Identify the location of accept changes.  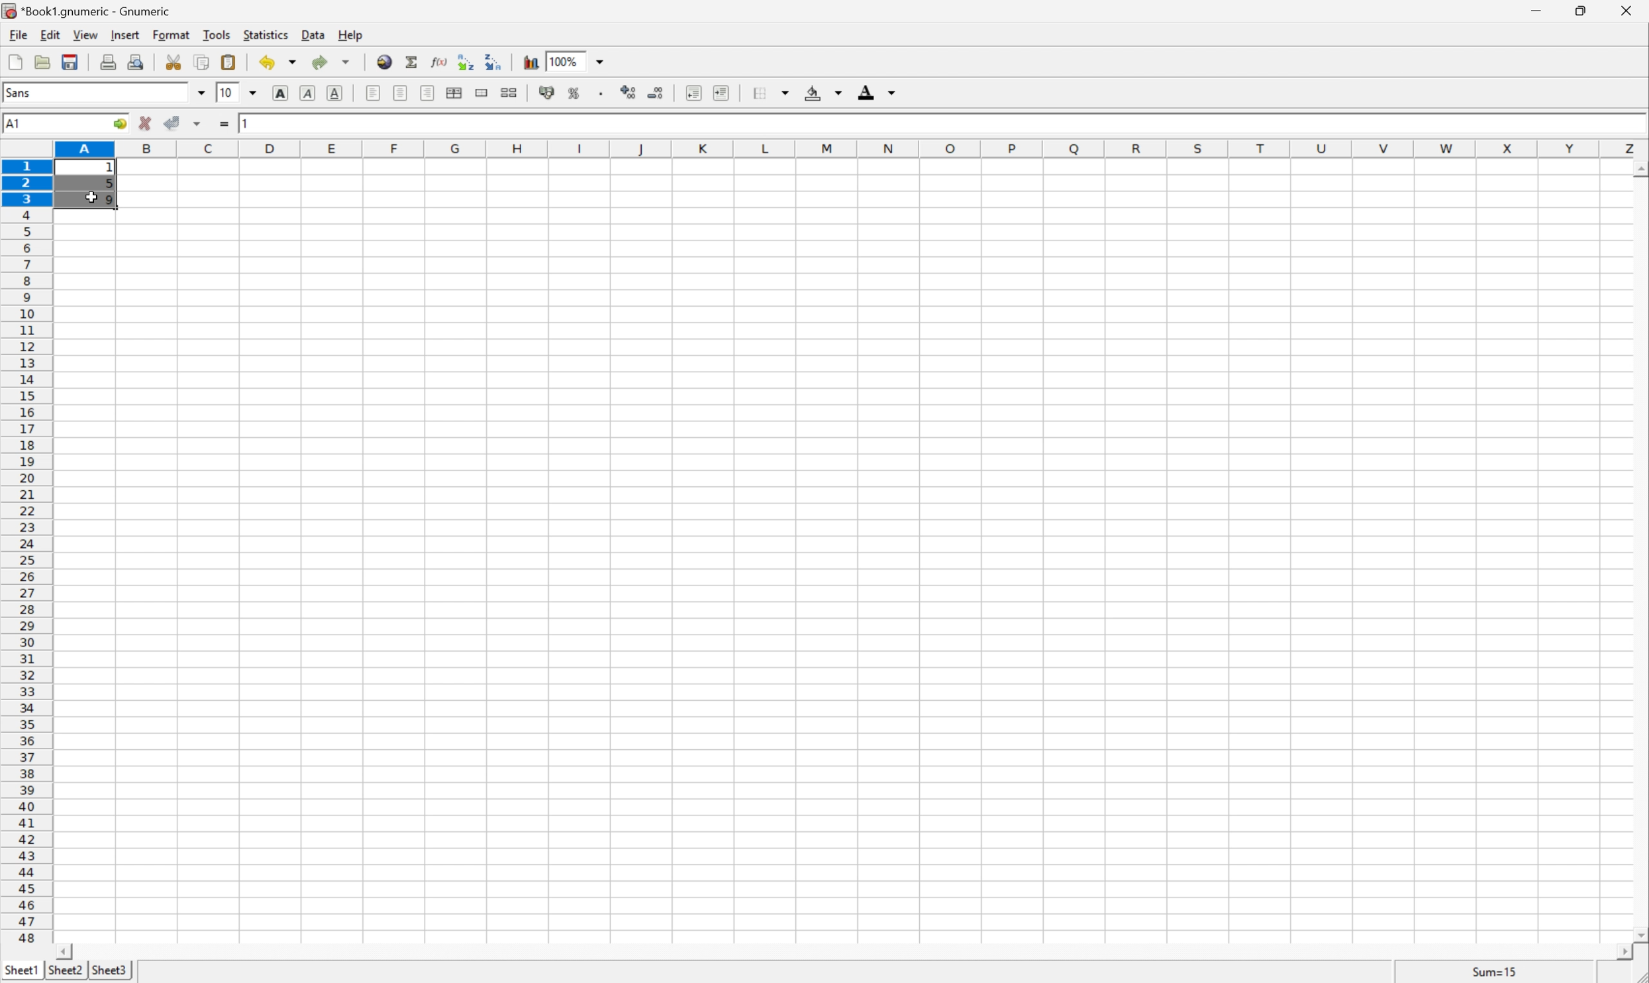
(174, 121).